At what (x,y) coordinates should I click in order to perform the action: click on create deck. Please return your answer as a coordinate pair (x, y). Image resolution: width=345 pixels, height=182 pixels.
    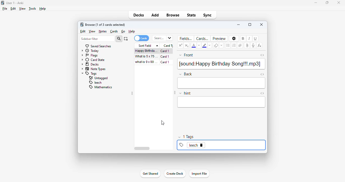
    Looking at the image, I should click on (175, 174).